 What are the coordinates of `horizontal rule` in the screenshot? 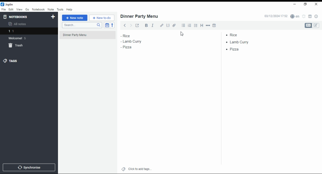 It's located at (208, 25).